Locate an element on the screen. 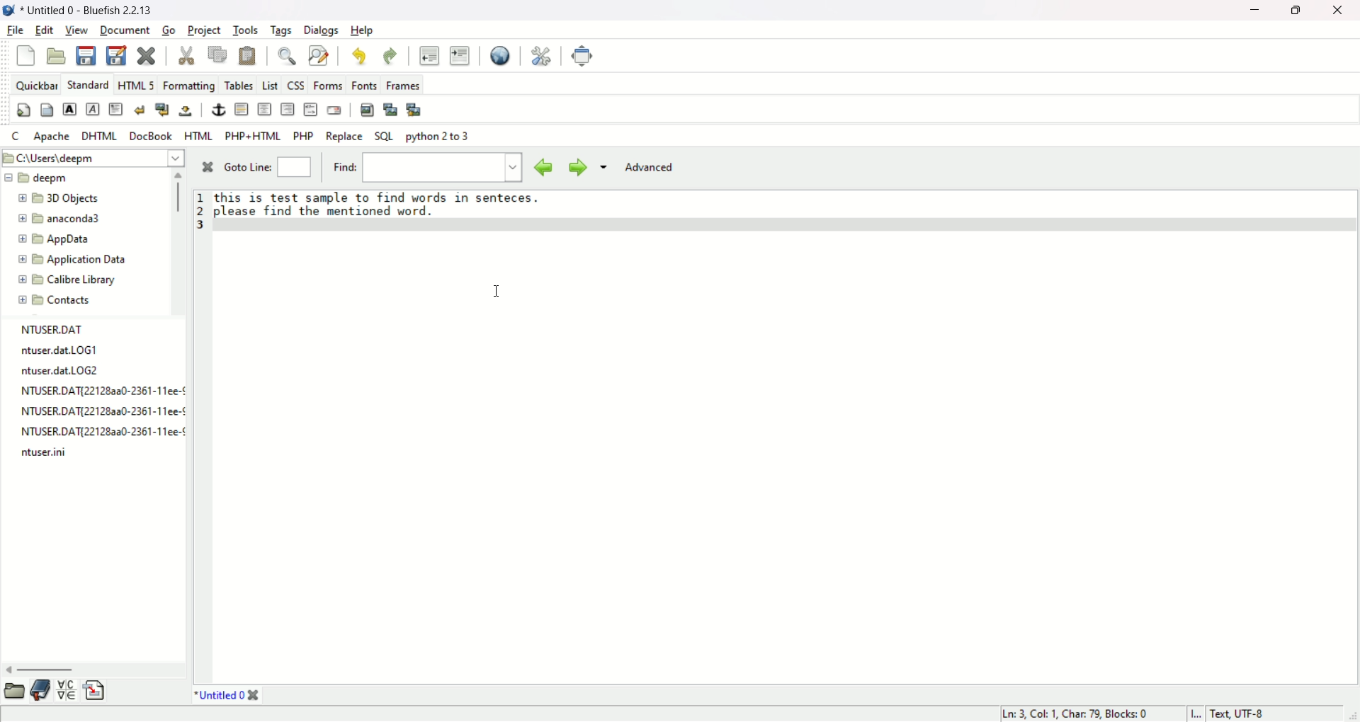  close is located at coordinates (203, 169).